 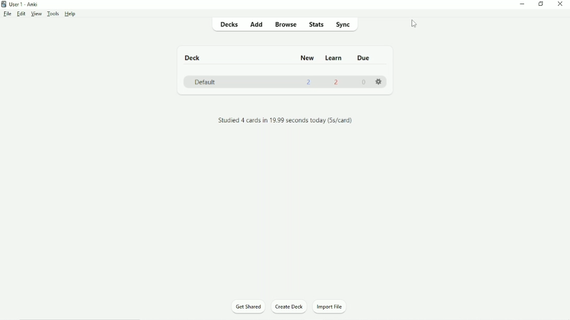 I want to click on Edit, so click(x=21, y=14).